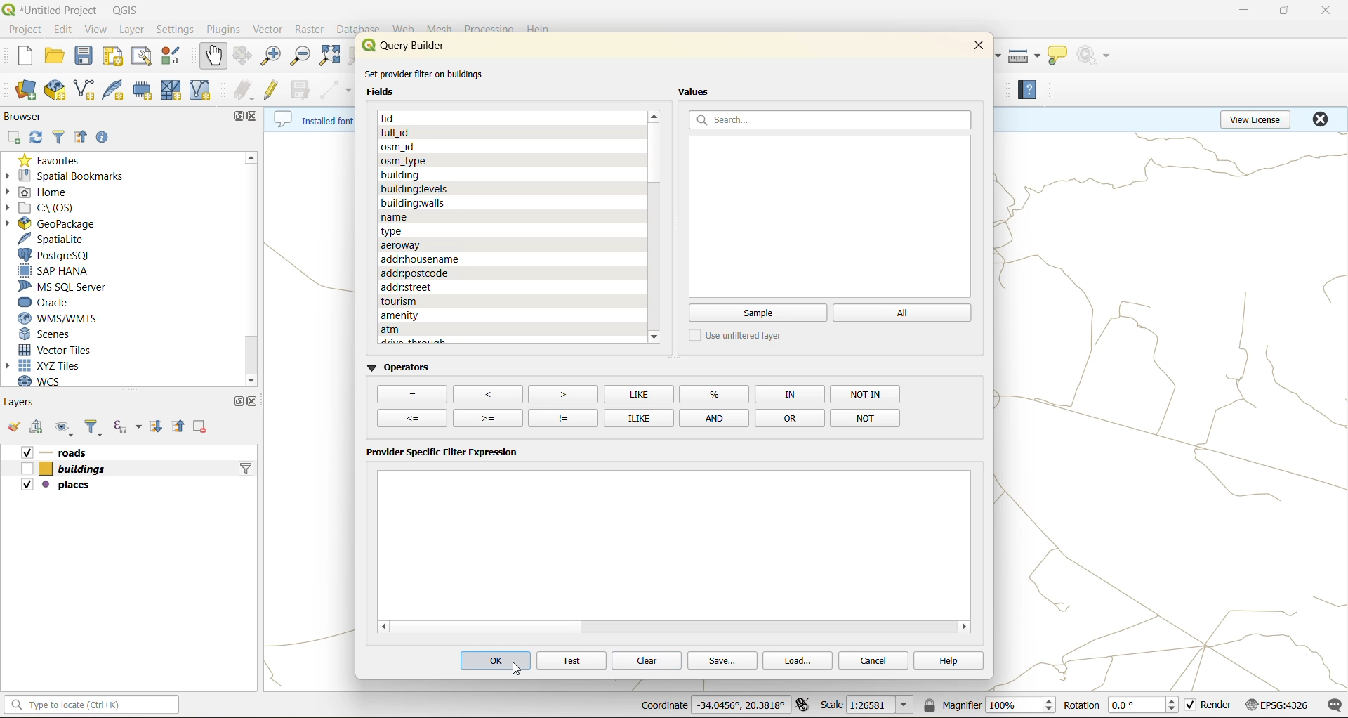 The image size is (1348, 718). I want to click on magnifier, so click(991, 706).